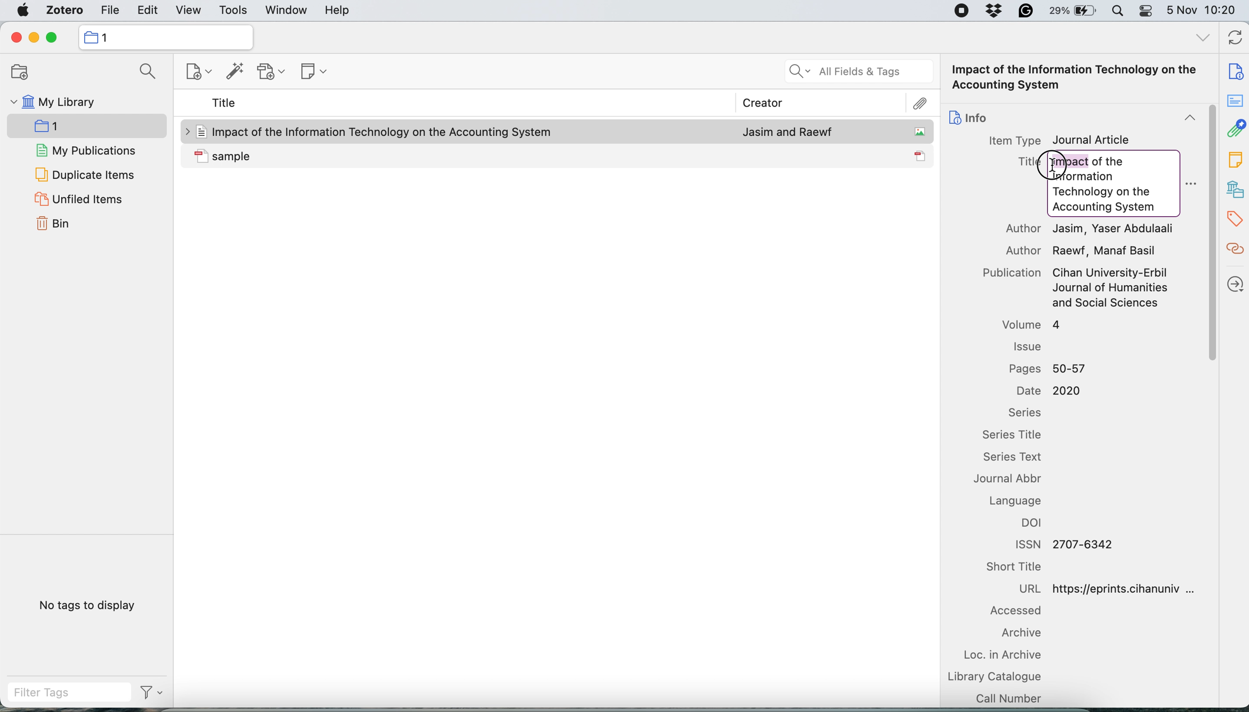 The width and height of the screenshot is (1249, 712). What do you see at coordinates (1202, 38) in the screenshot?
I see `all tags` at bounding box center [1202, 38].